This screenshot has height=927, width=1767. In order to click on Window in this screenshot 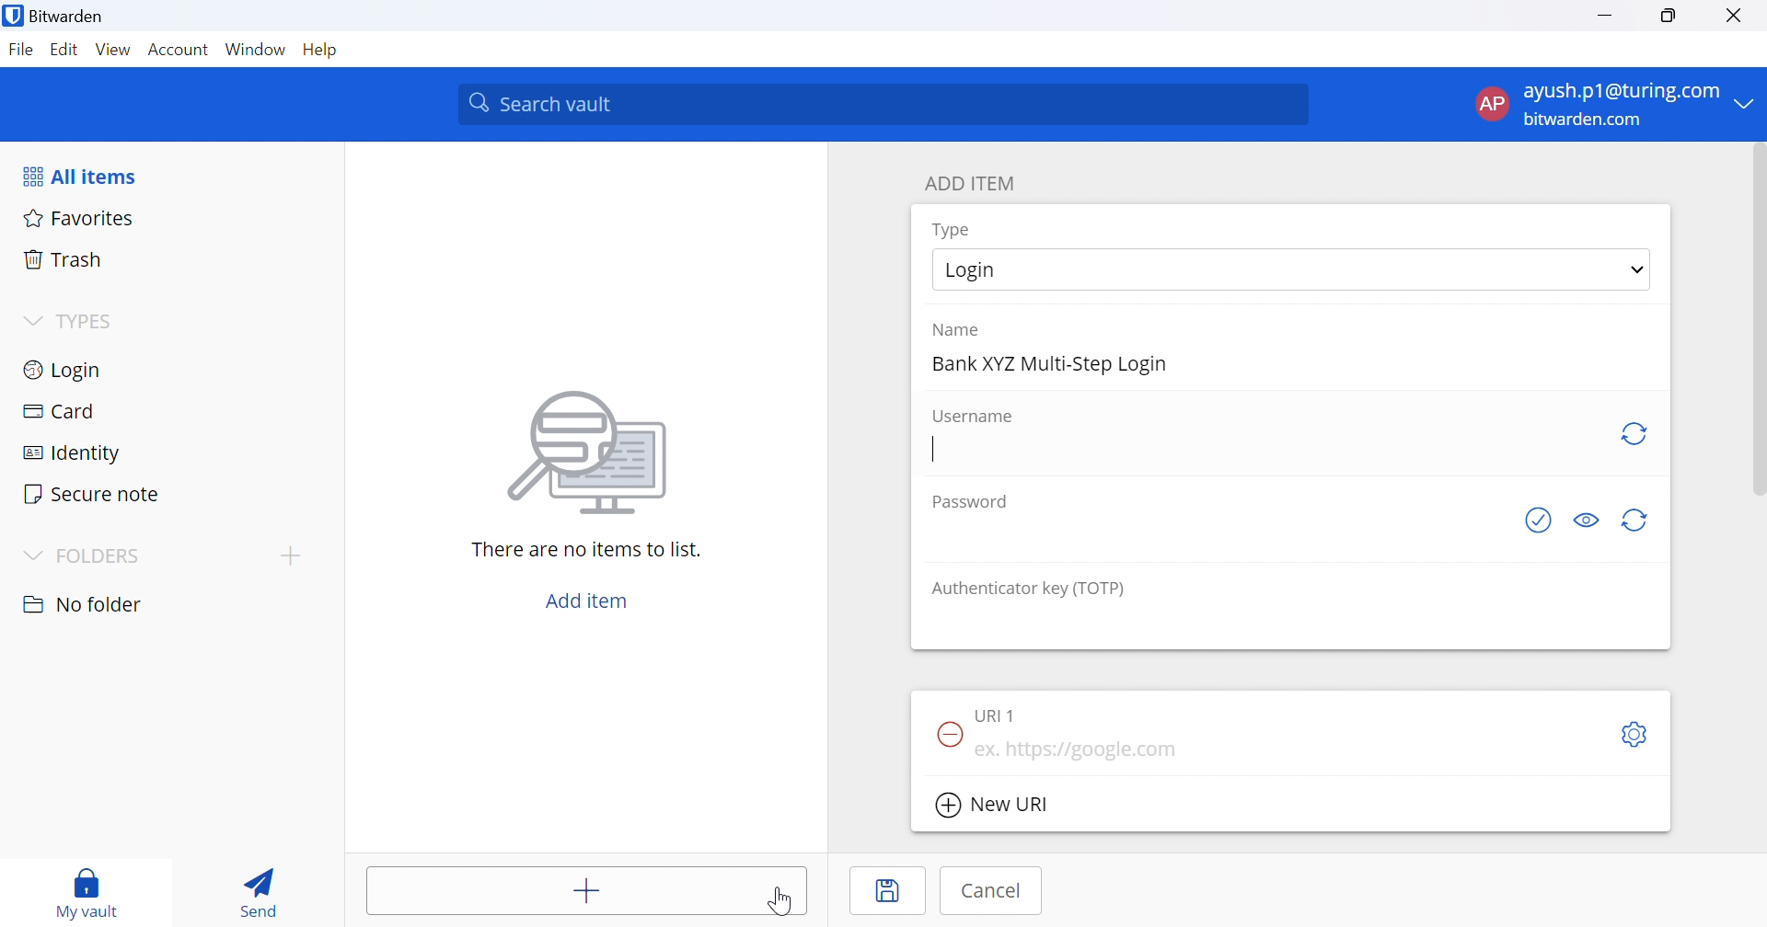, I will do `click(255, 49)`.